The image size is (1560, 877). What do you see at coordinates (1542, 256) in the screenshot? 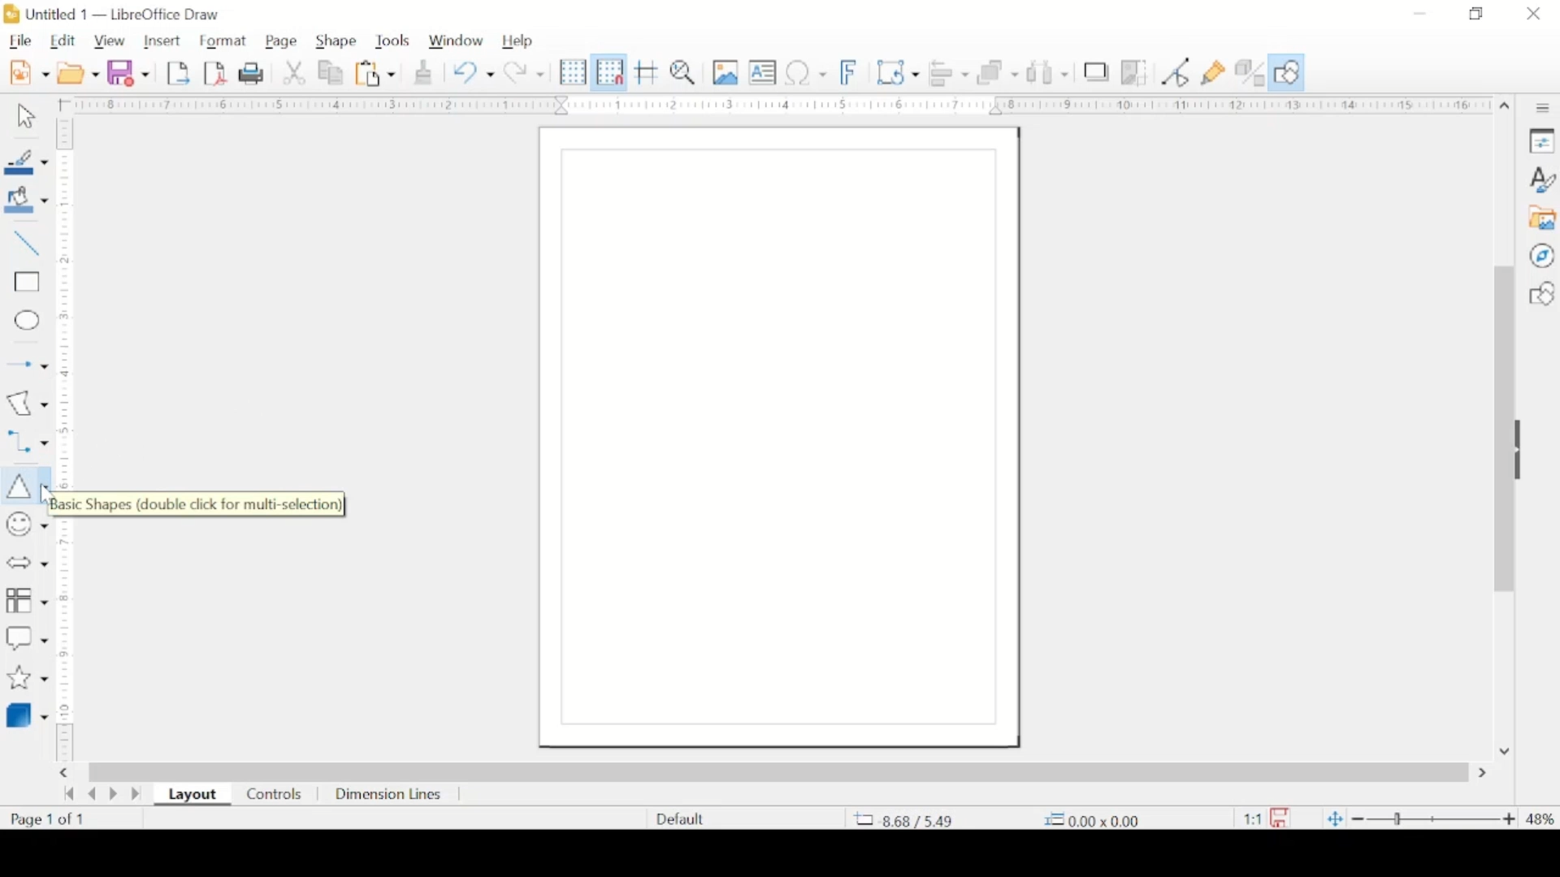
I see `navigator` at bounding box center [1542, 256].